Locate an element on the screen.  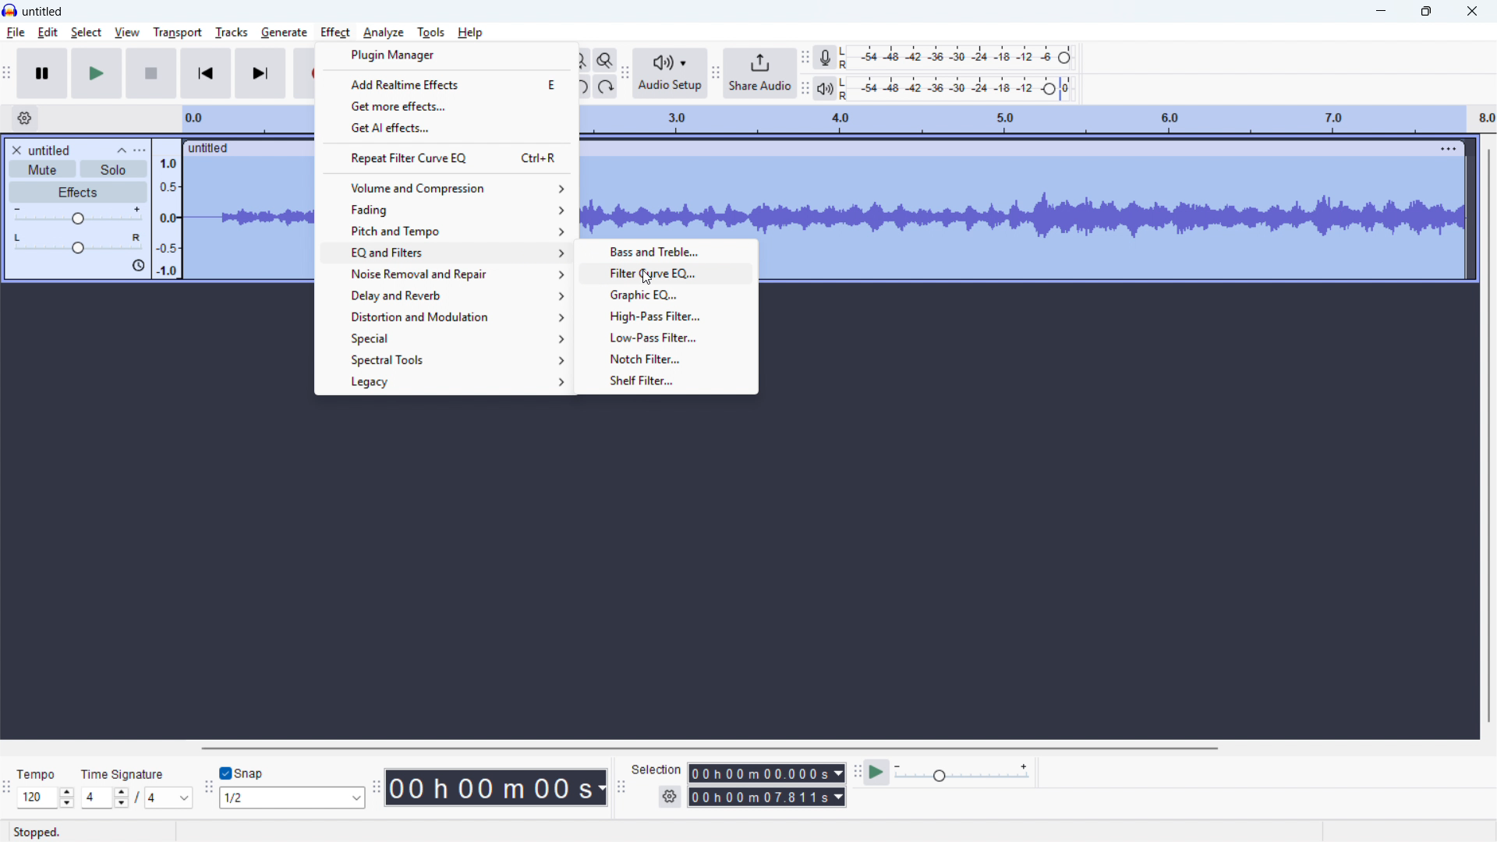
time signature is located at coordinates (123, 775).